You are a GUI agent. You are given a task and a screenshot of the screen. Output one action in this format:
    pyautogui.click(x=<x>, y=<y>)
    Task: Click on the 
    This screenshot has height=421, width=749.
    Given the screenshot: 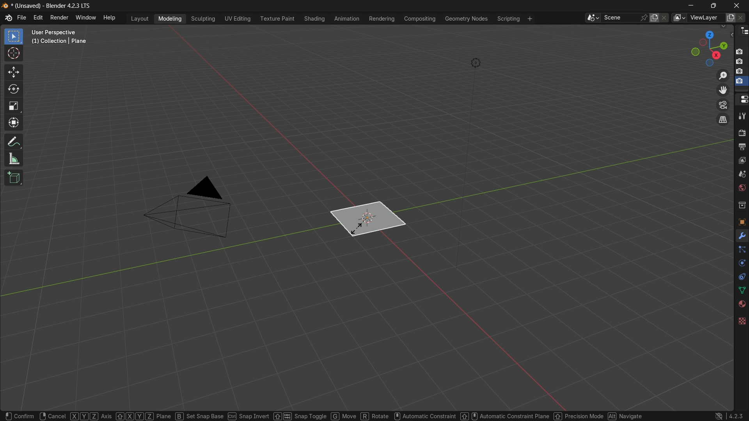 What is the action you would take?
    pyautogui.click(x=742, y=188)
    